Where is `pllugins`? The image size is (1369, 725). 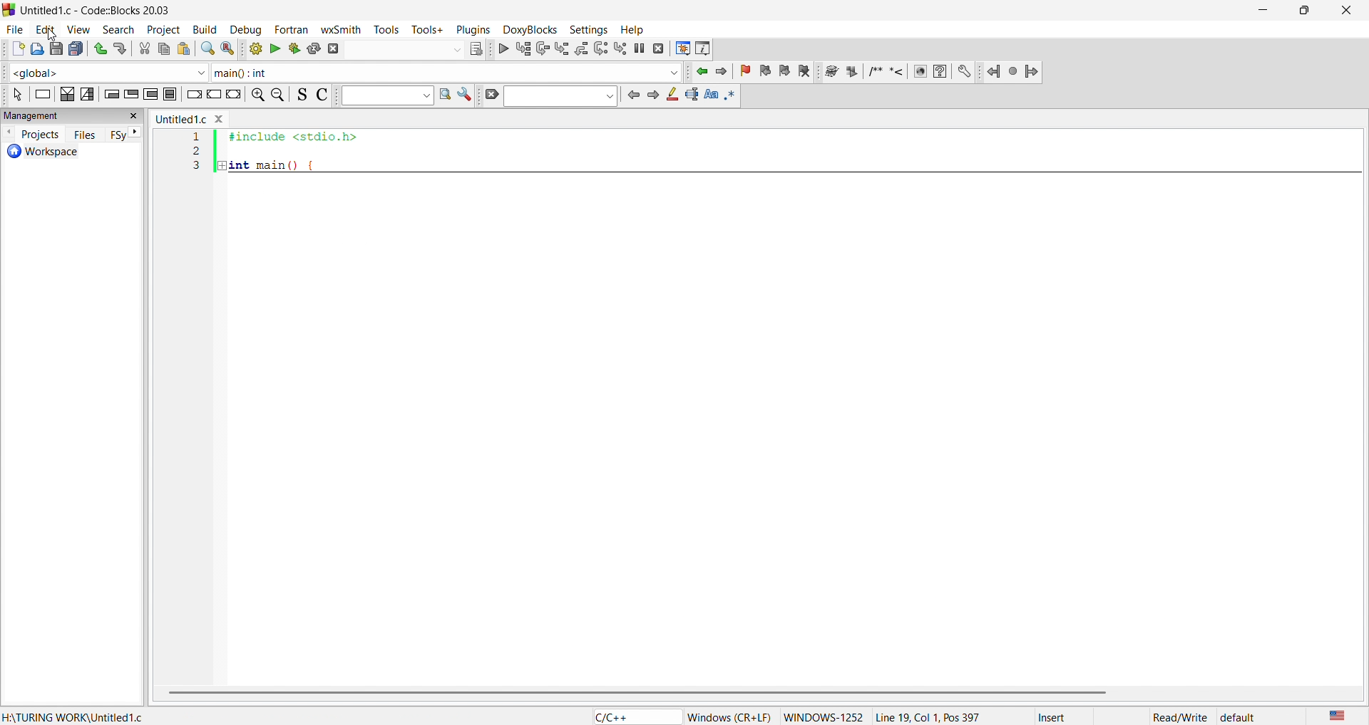 pllugins is located at coordinates (471, 28).